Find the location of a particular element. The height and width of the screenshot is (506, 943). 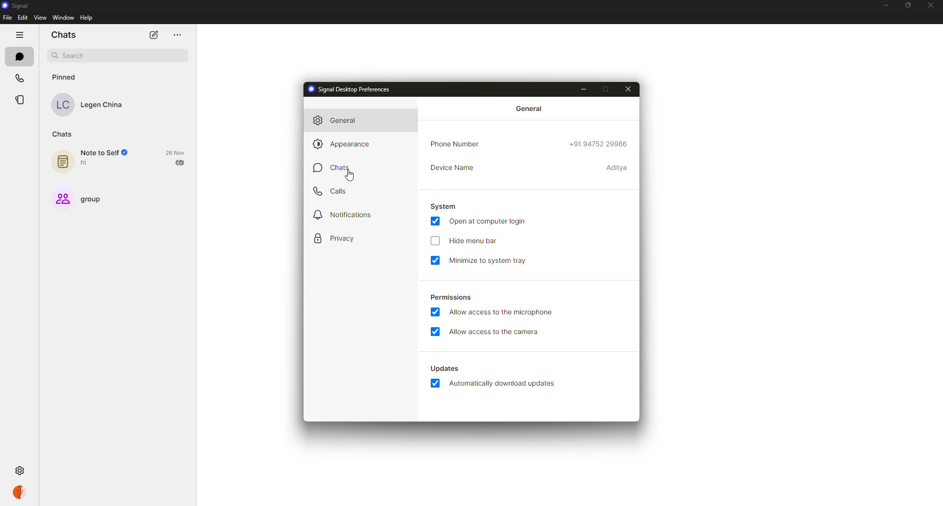

search is located at coordinates (71, 55).